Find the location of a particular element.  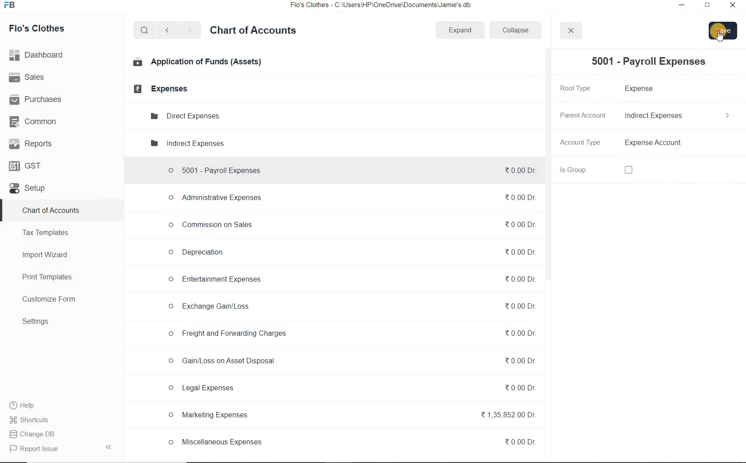

Application of Funds (Assets) is located at coordinates (198, 63).